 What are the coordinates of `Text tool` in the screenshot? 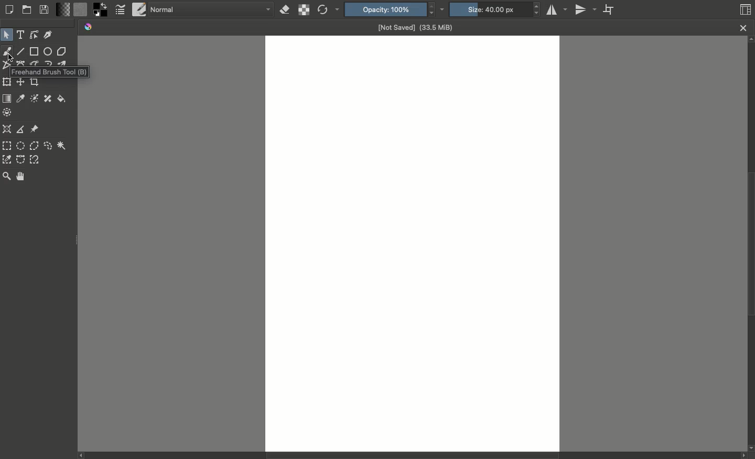 It's located at (21, 35).